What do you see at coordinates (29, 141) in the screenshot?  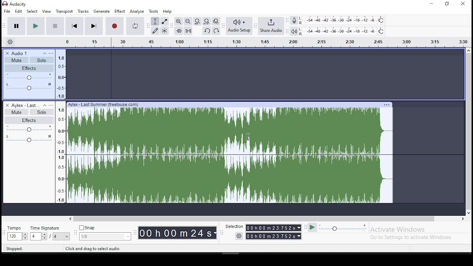 I see `audio effect` at bounding box center [29, 141].